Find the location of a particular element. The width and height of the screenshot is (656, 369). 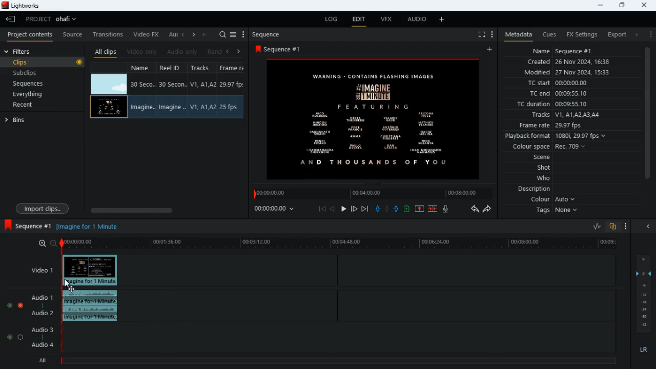

rate is located at coordinates (593, 227).